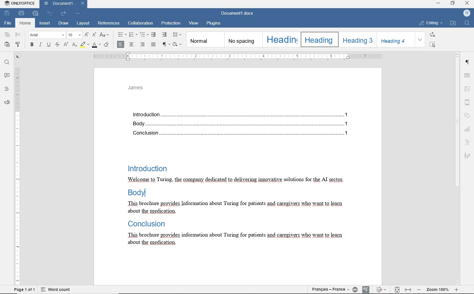  I want to click on FEEDBACK & SUPPORT, so click(7, 101).